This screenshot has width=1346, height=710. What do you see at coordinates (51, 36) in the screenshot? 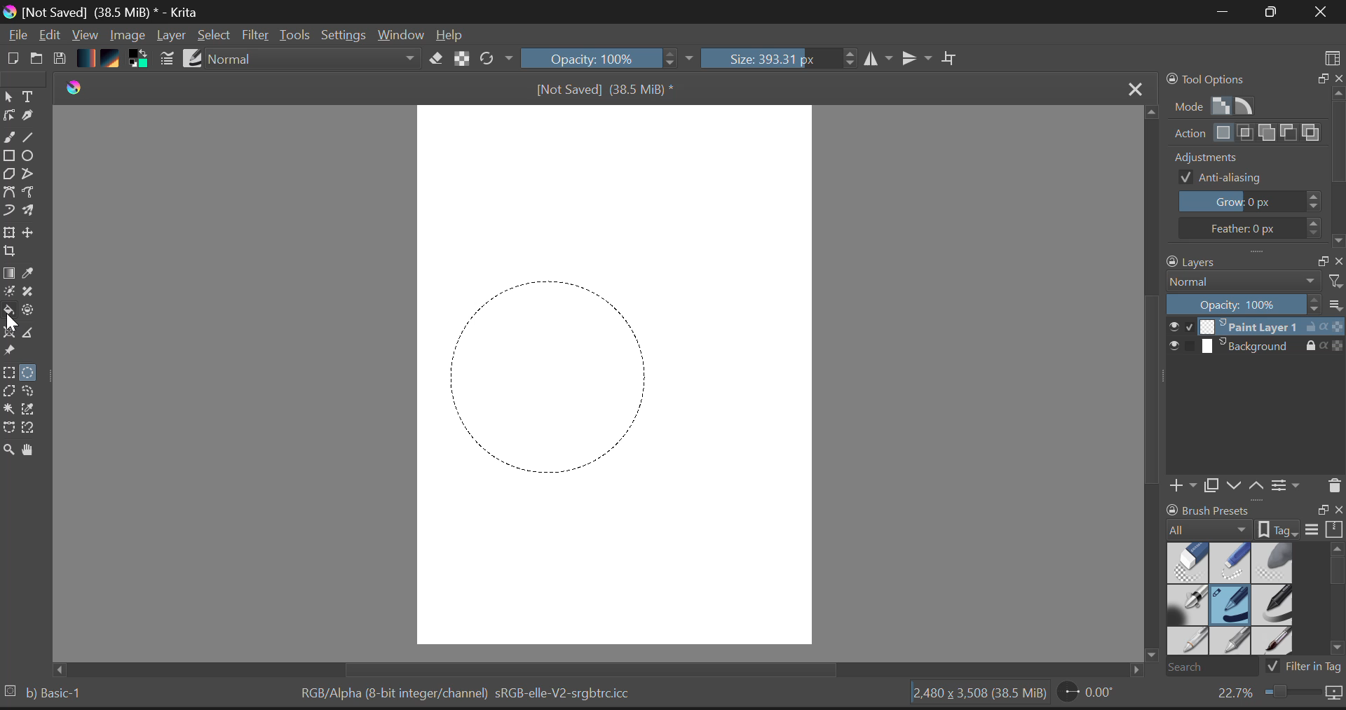
I see `Edit` at bounding box center [51, 36].